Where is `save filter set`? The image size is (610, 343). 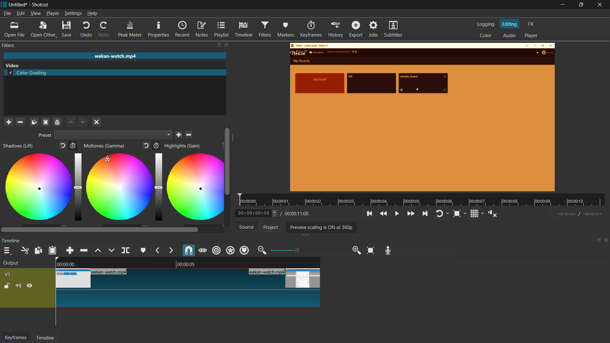 save filter set is located at coordinates (58, 122).